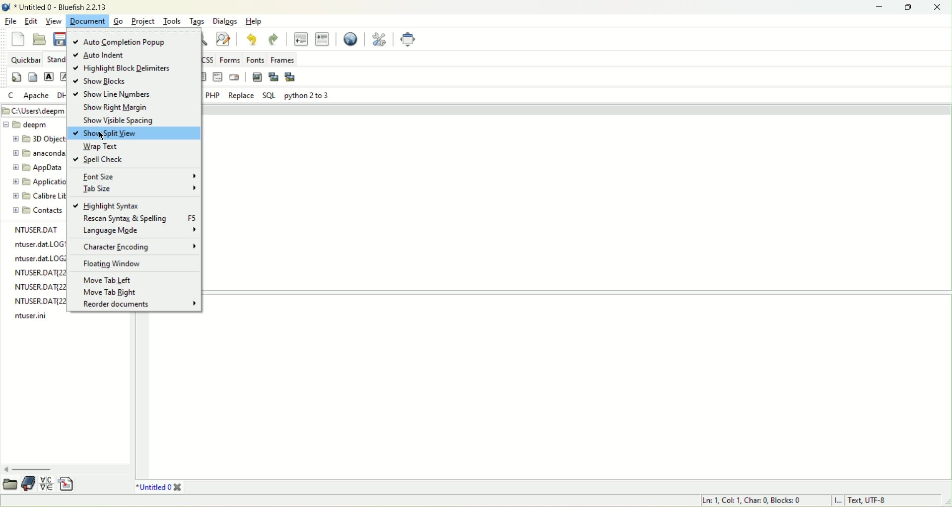 Image resolution: width=952 pixels, height=507 pixels. What do you see at coordinates (6, 7) in the screenshot?
I see `bluefish icon` at bounding box center [6, 7].